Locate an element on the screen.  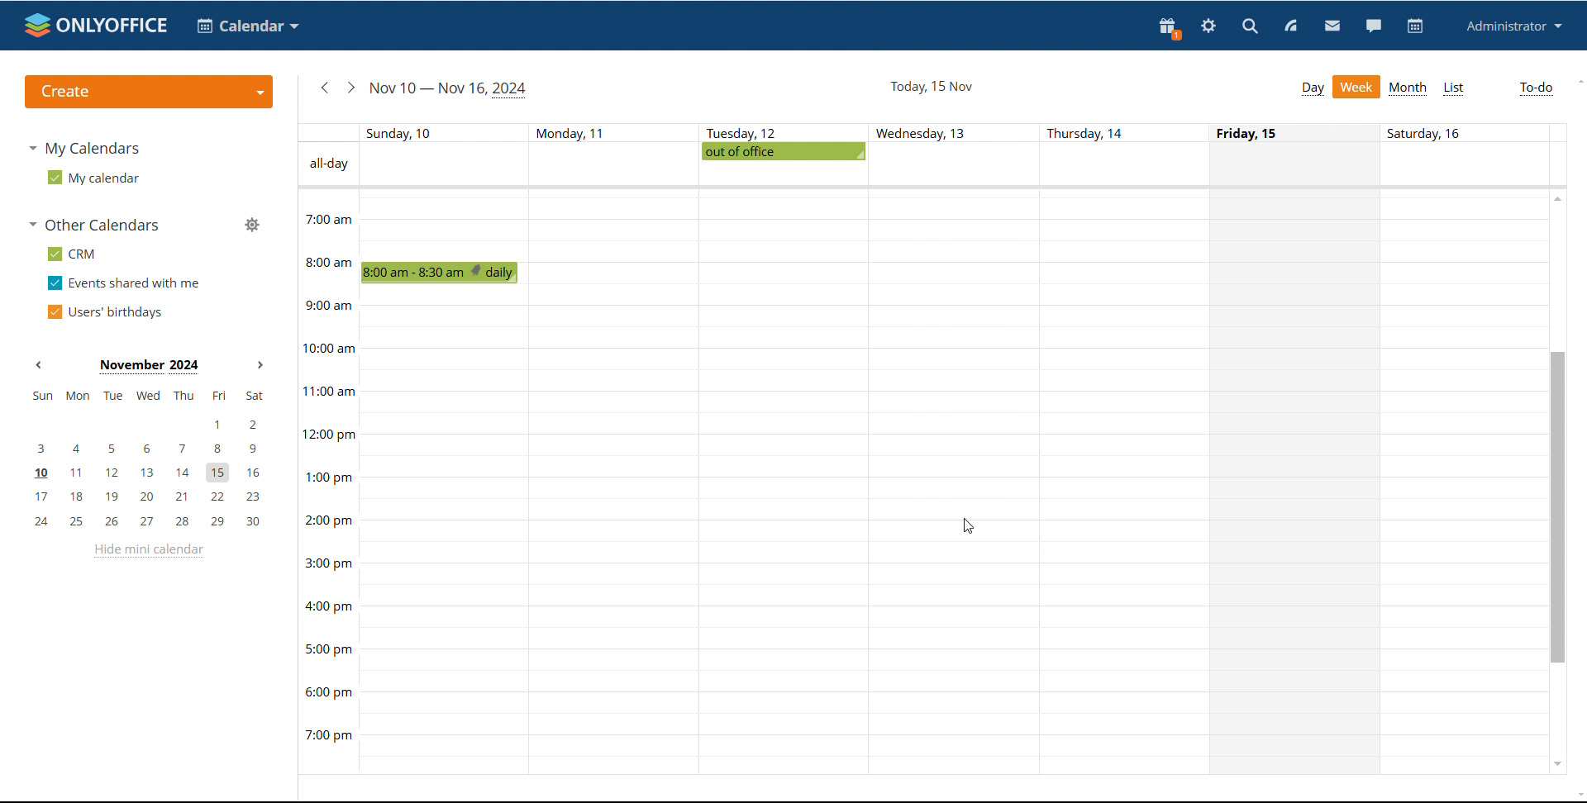
profile is located at coordinates (1515, 26).